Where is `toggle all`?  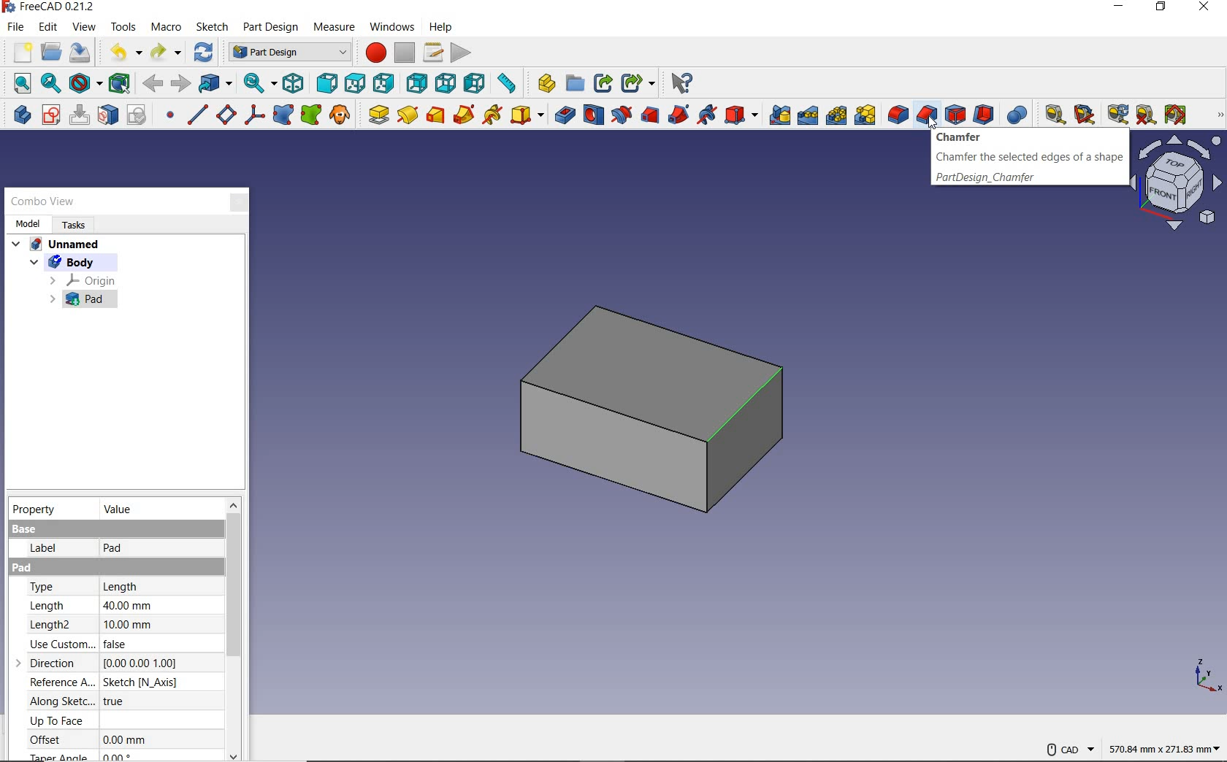
toggle all is located at coordinates (1175, 115).